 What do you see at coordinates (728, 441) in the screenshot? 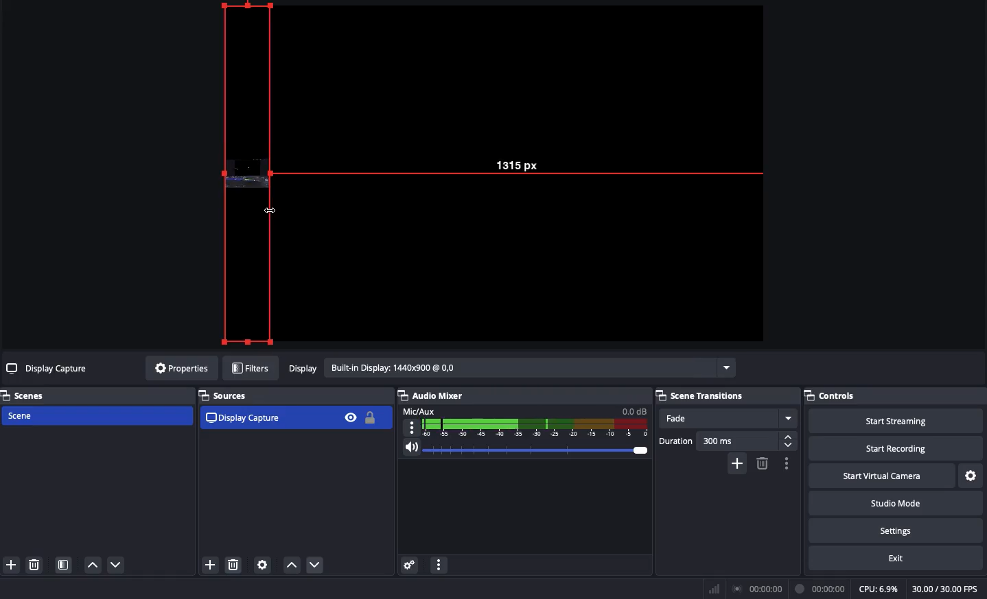
I see `Duration` at bounding box center [728, 441].